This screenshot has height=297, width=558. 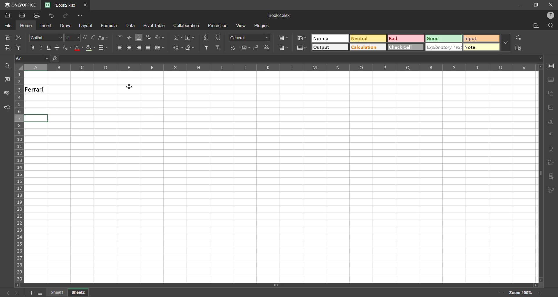 What do you see at coordinates (445, 47) in the screenshot?
I see `explanatory text` at bounding box center [445, 47].